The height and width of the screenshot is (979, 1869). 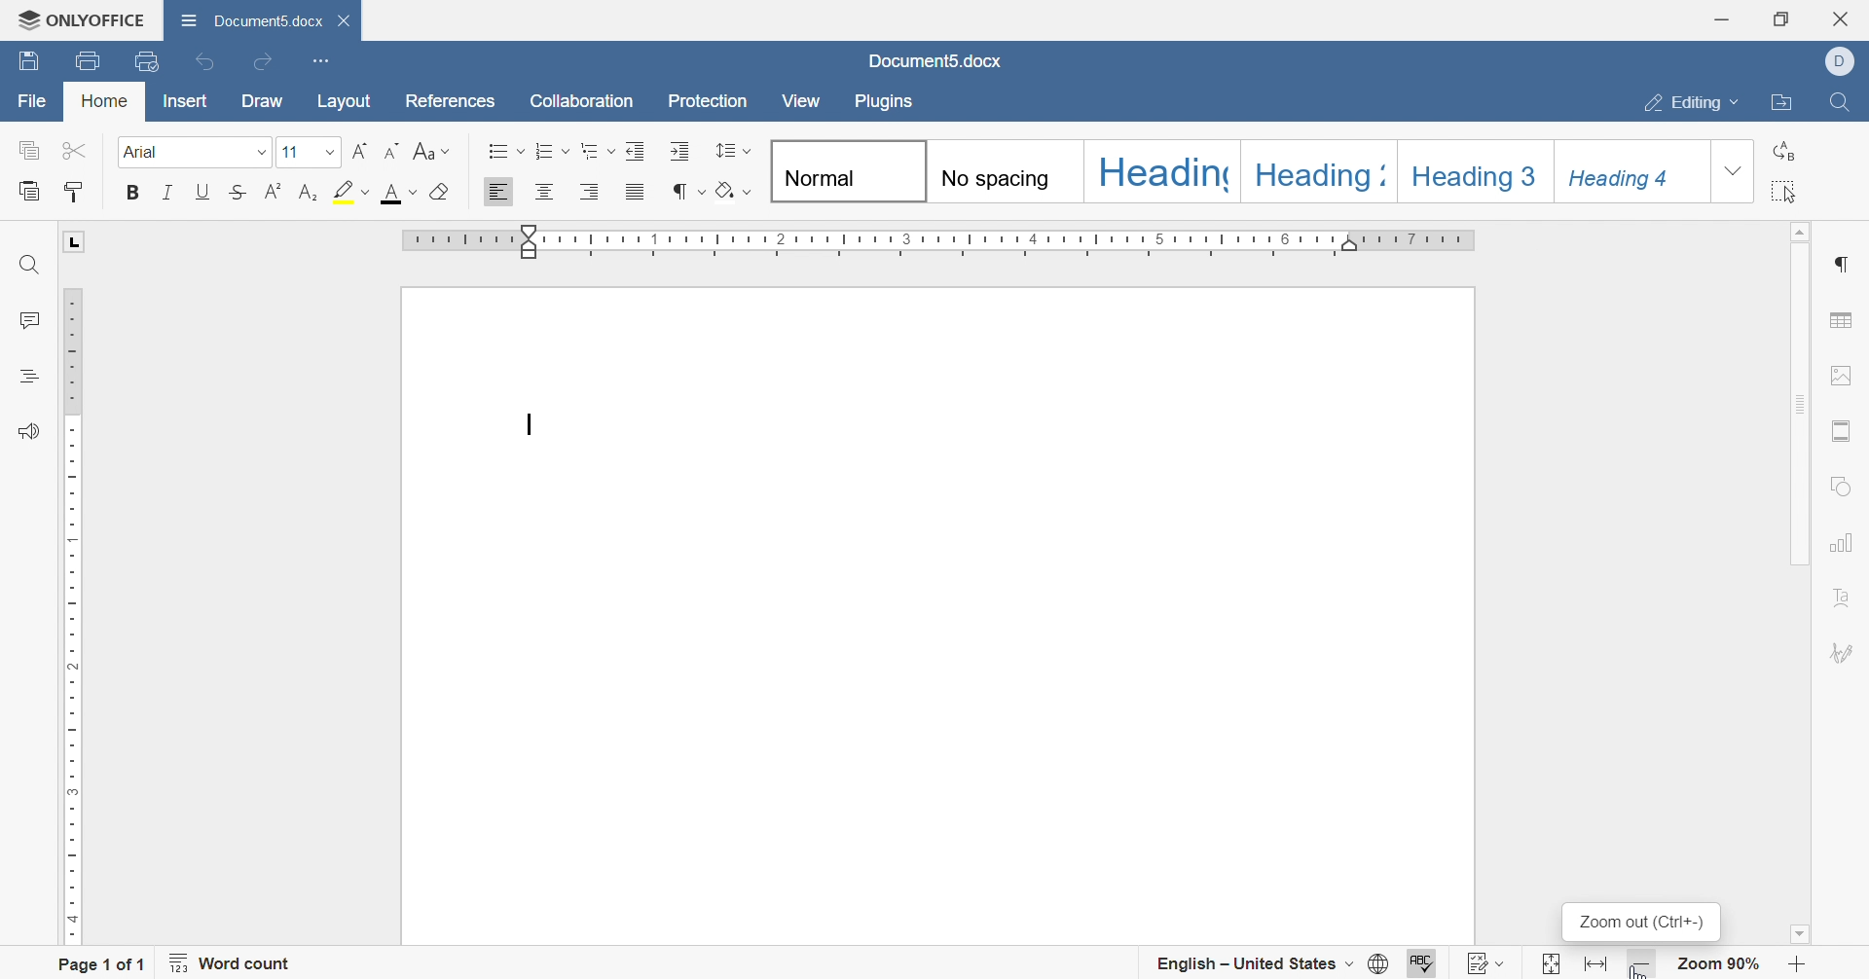 What do you see at coordinates (32, 150) in the screenshot?
I see `copy` at bounding box center [32, 150].